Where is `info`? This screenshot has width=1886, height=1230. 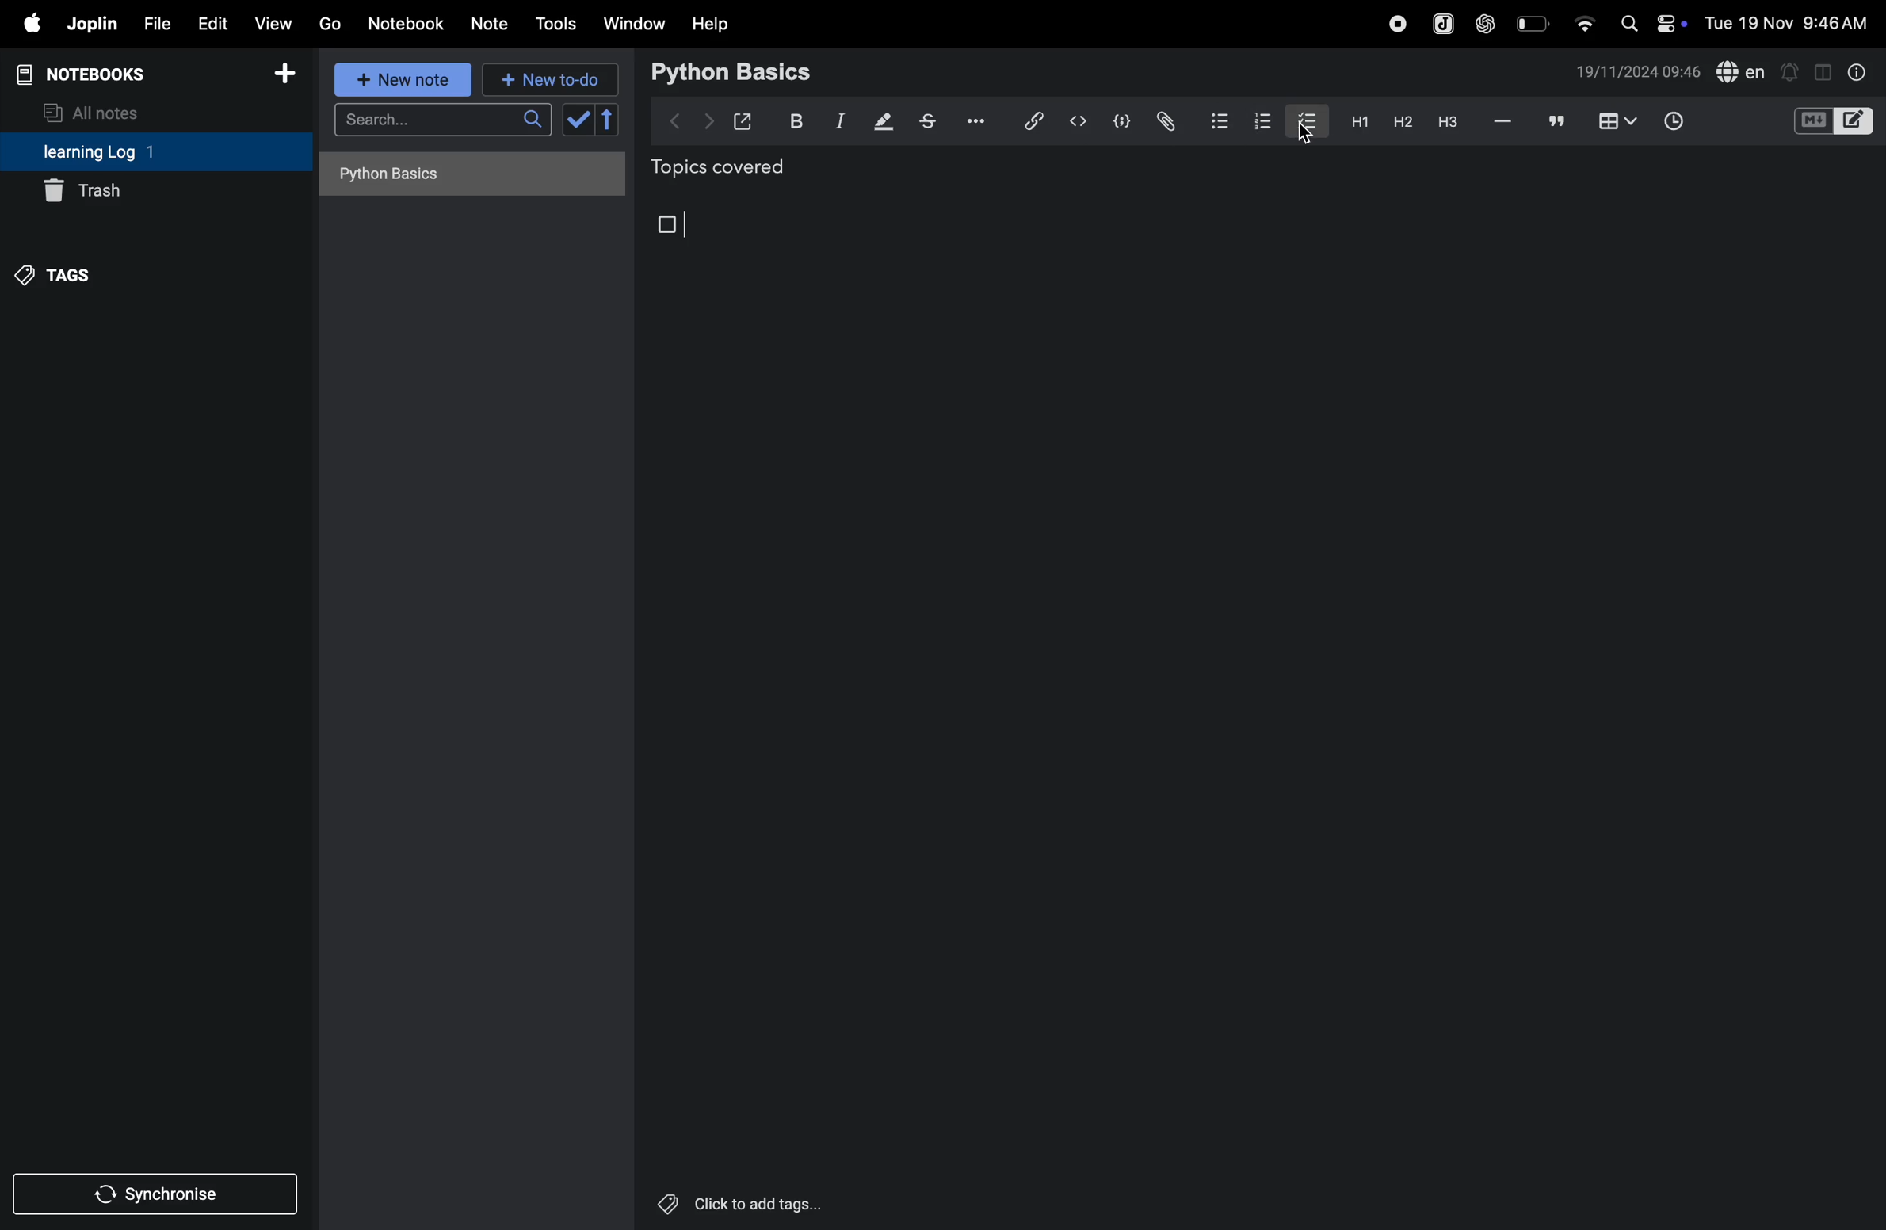
info is located at coordinates (1854, 71).